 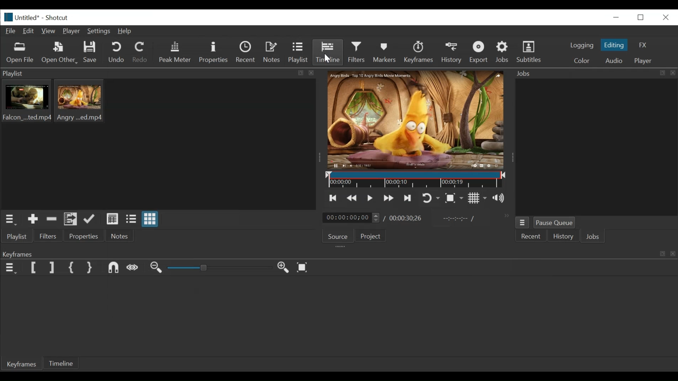 What do you see at coordinates (370, 198) in the screenshot?
I see `Toggle play or pause` at bounding box center [370, 198].